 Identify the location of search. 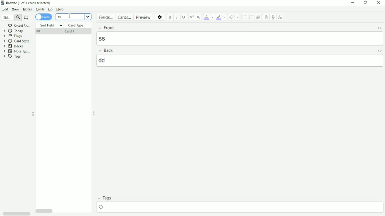
(18, 18).